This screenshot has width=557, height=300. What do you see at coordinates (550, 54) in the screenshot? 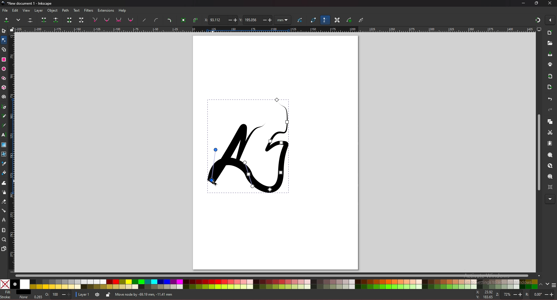
I see `save` at bounding box center [550, 54].